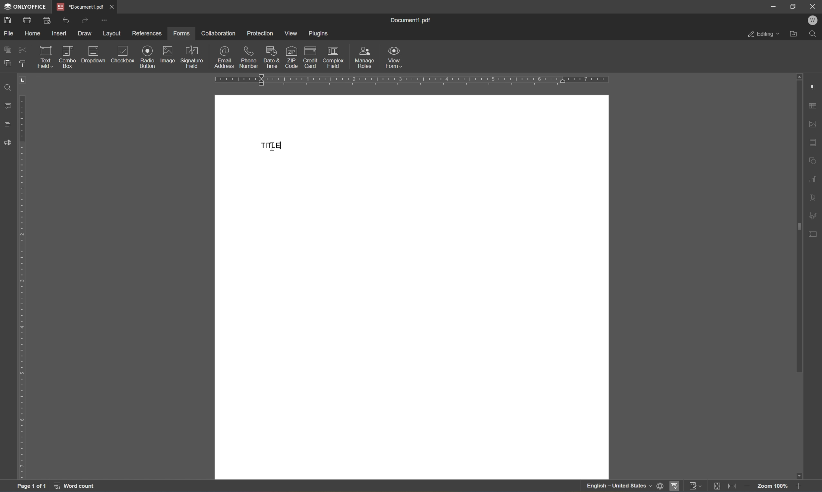 This screenshot has width=822, height=492. I want to click on spell checking, so click(675, 486).